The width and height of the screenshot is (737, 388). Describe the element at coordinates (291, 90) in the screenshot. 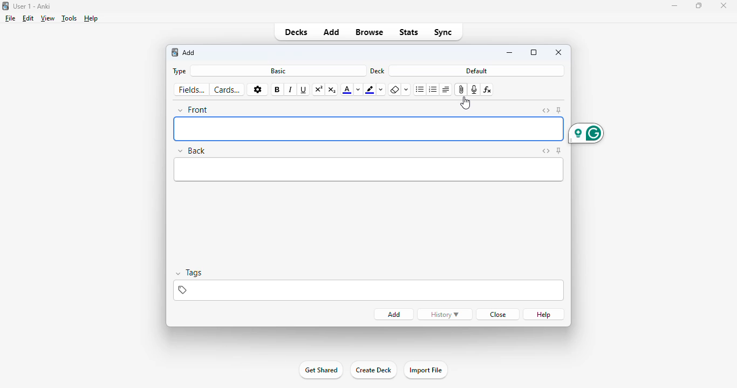

I see `italic` at that location.